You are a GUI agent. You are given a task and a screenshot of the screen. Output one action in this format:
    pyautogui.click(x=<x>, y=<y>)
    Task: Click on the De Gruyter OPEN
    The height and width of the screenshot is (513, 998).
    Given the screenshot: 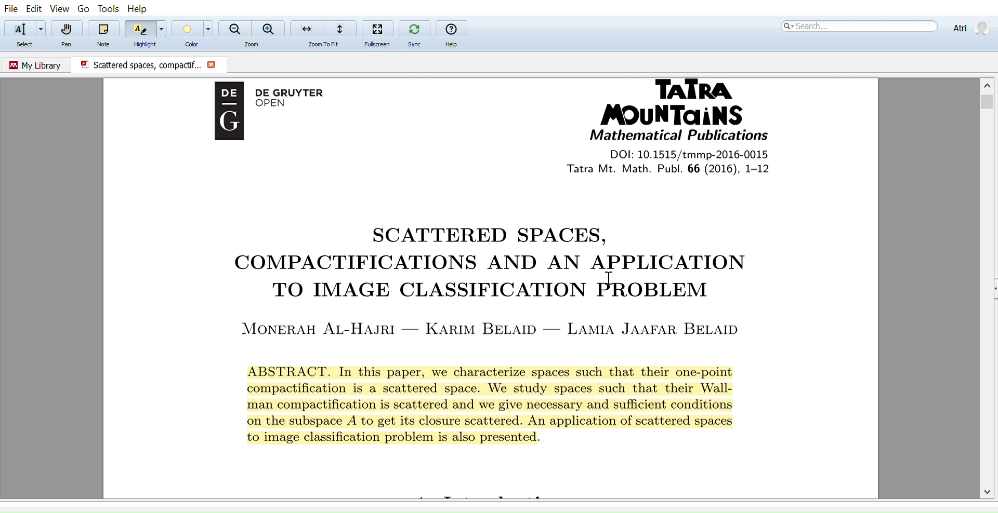 What is the action you would take?
    pyautogui.click(x=300, y=100)
    